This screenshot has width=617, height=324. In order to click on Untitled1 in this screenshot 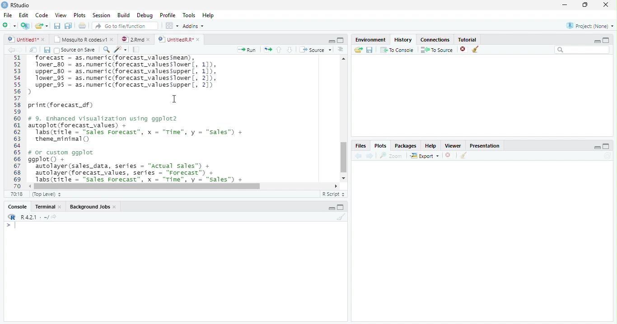, I will do `click(26, 39)`.